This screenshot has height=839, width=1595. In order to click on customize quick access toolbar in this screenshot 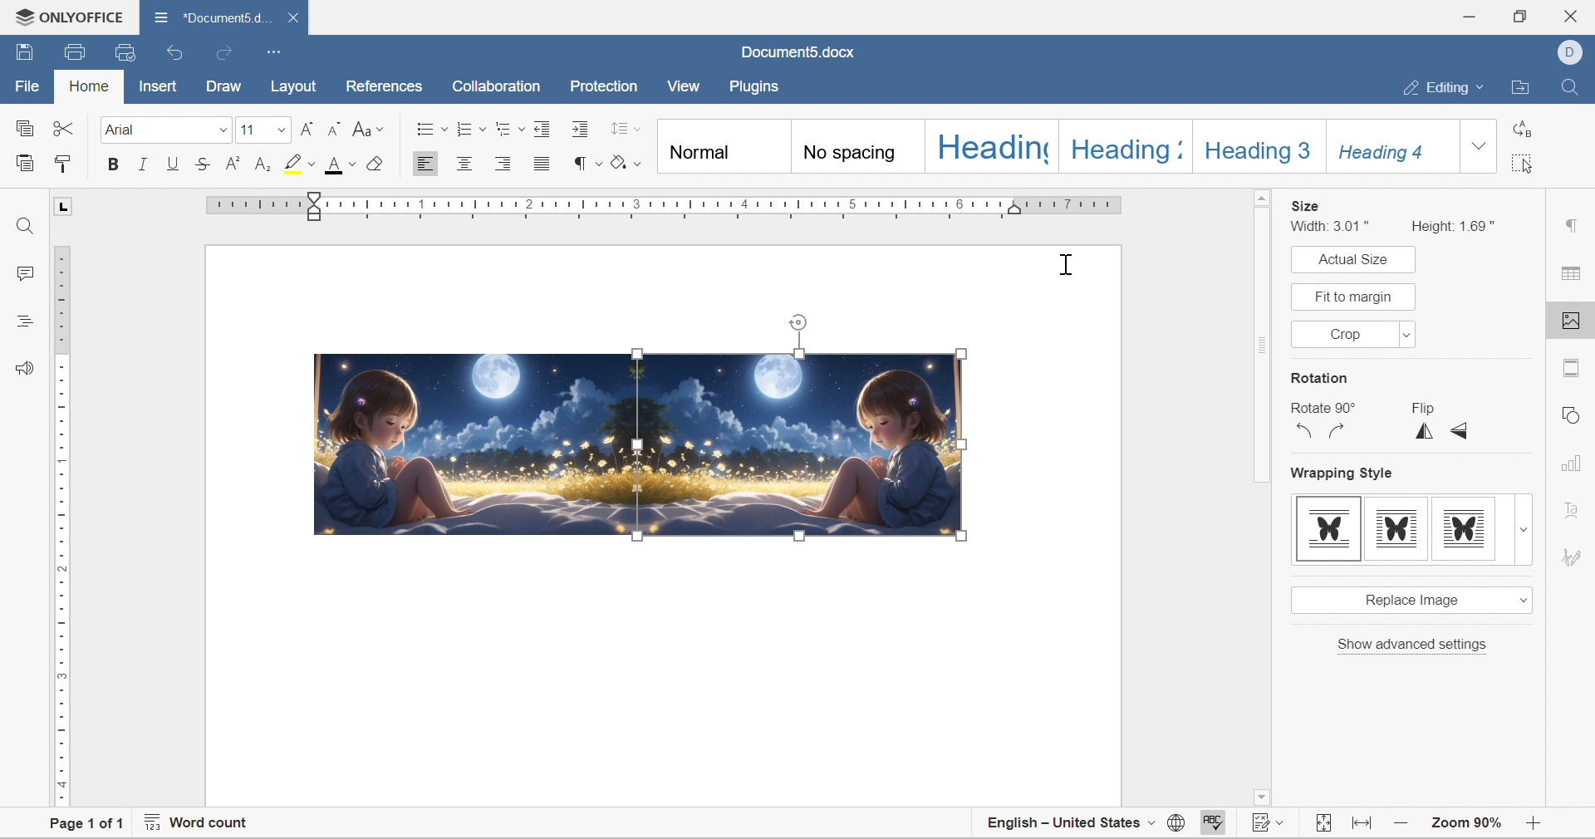, I will do `click(275, 52)`.